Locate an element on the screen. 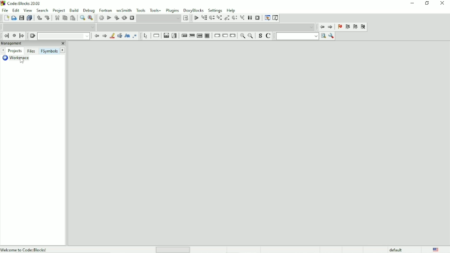 This screenshot has height=253, width=450. Clear is located at coordinates (33, 36).